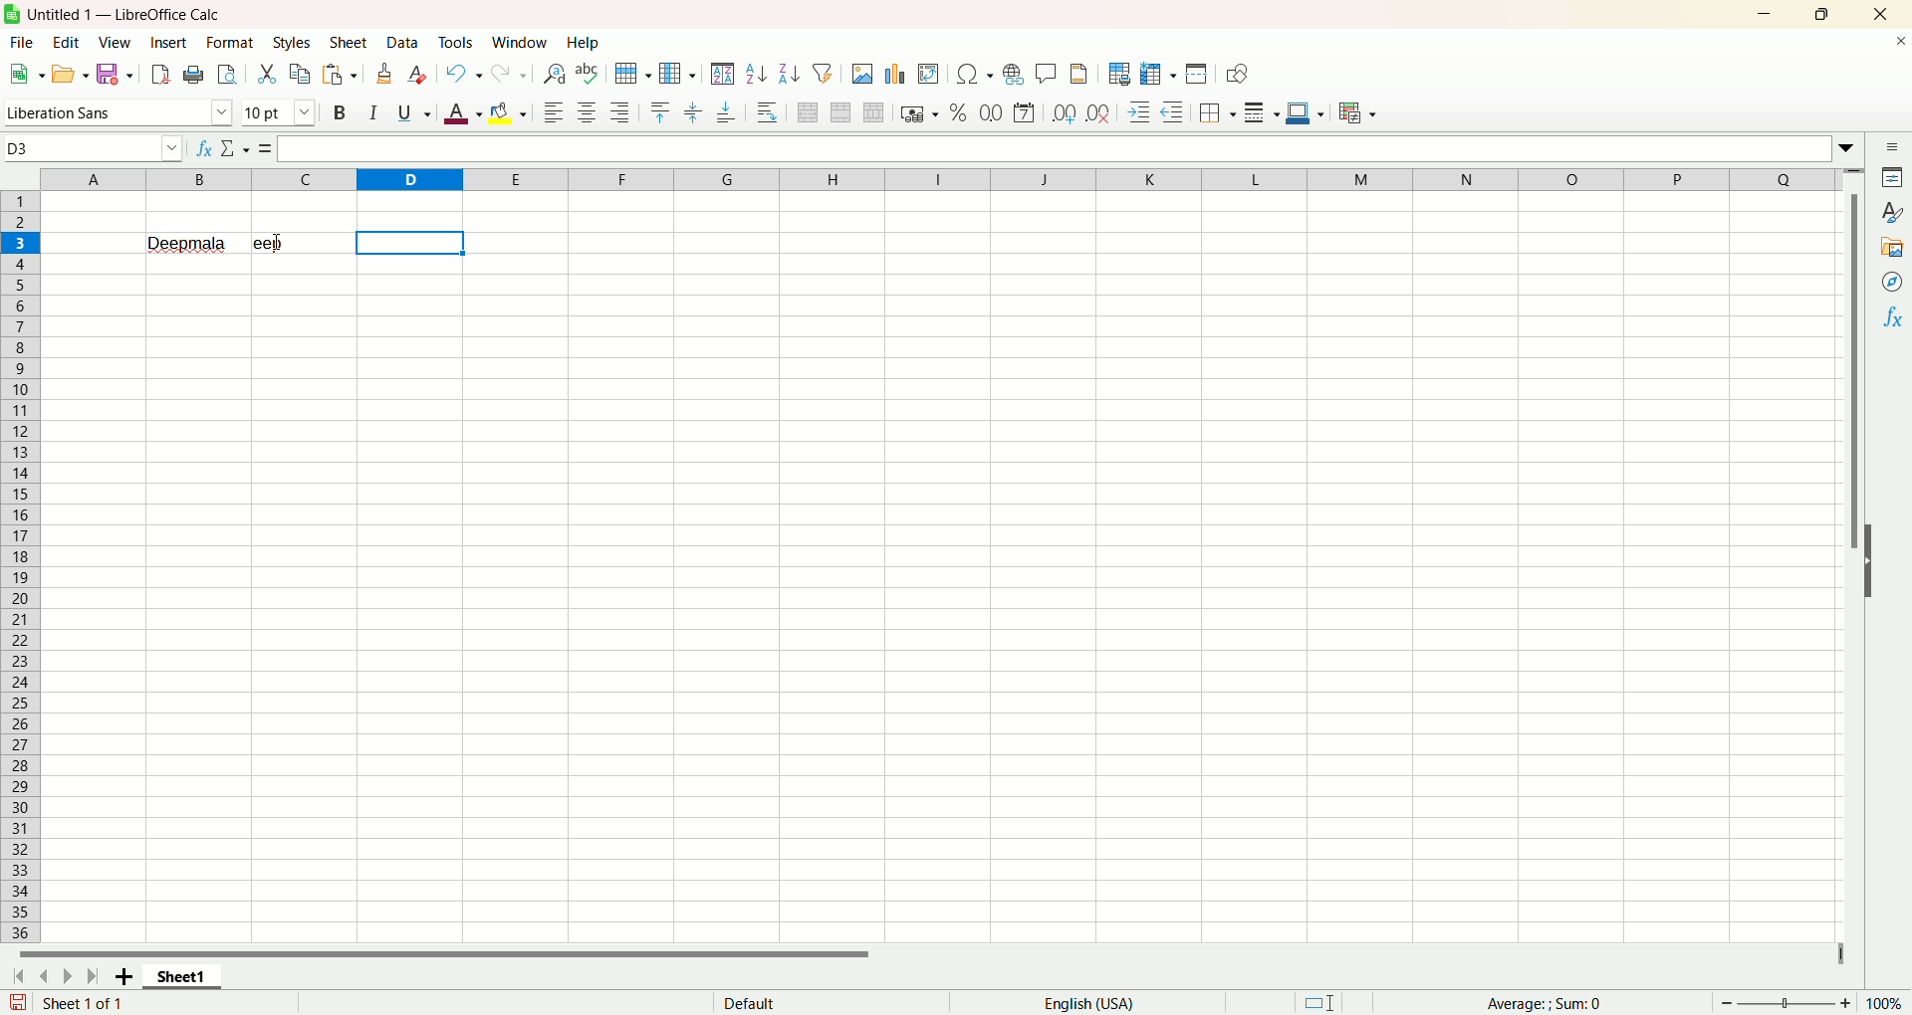  Describe the element at coordinates (621, 111) in the screenshot. I see `align right` at that location.